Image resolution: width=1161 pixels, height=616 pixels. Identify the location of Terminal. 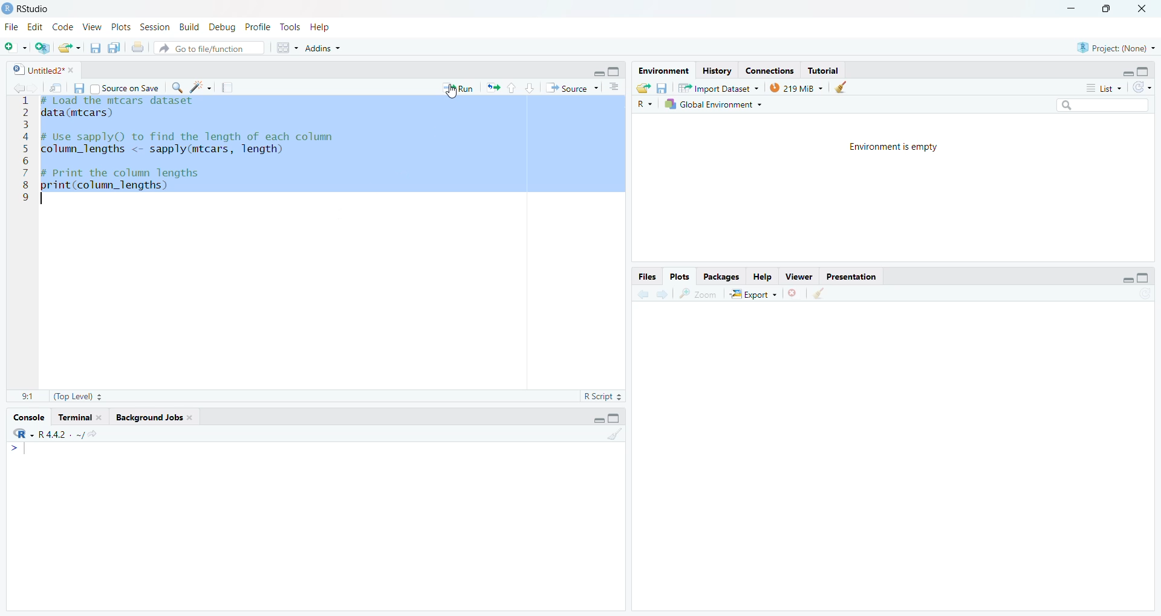
(80, 417).